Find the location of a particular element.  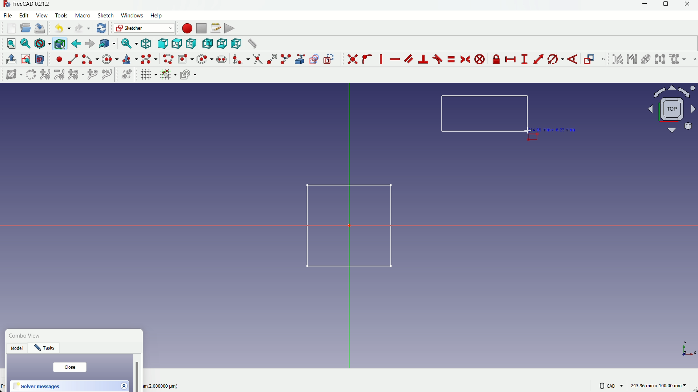

constraint block is located at coordinates (481, 60).